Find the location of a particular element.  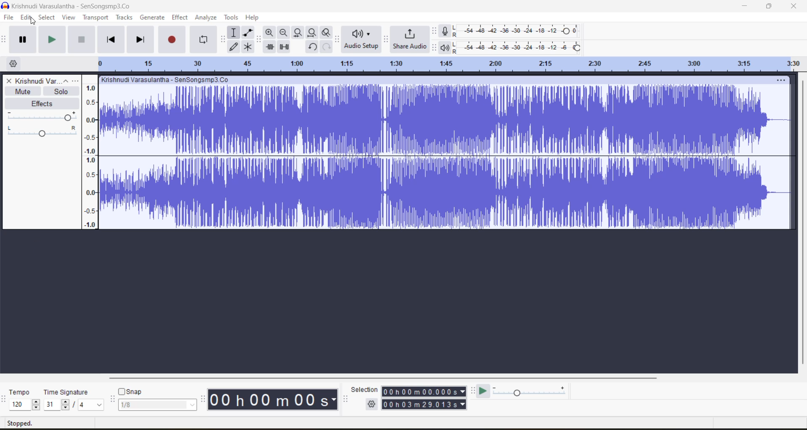

enable looping is located at coordinates (205, 40).